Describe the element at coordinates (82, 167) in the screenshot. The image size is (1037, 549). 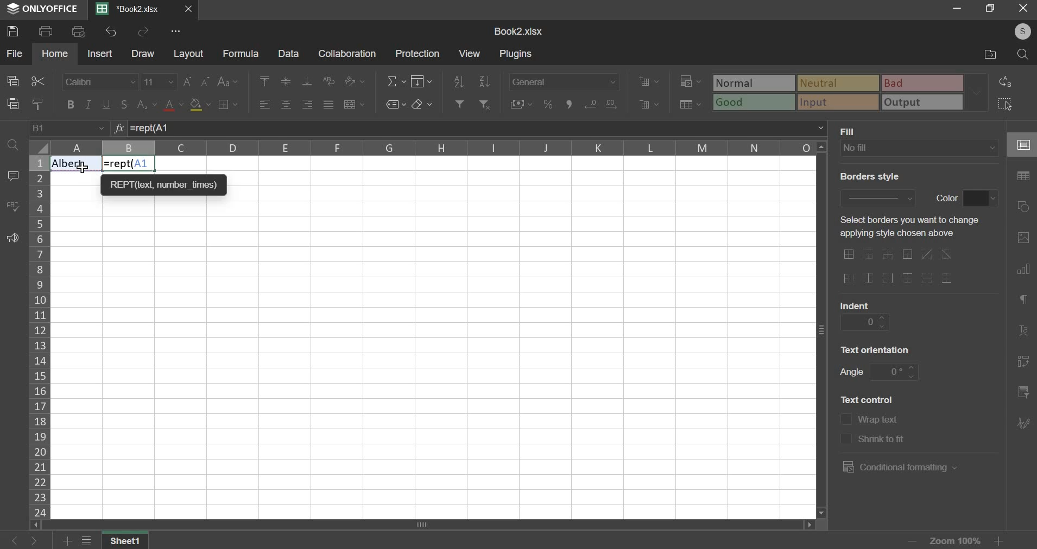
I see `cursor` at that location.